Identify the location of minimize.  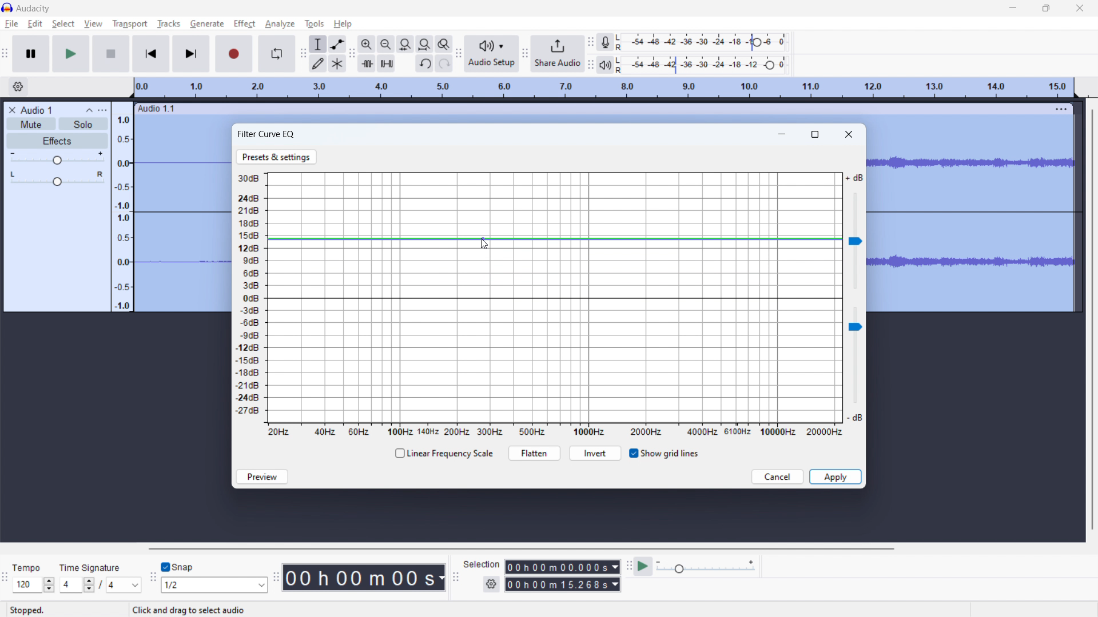
(1013, 7).